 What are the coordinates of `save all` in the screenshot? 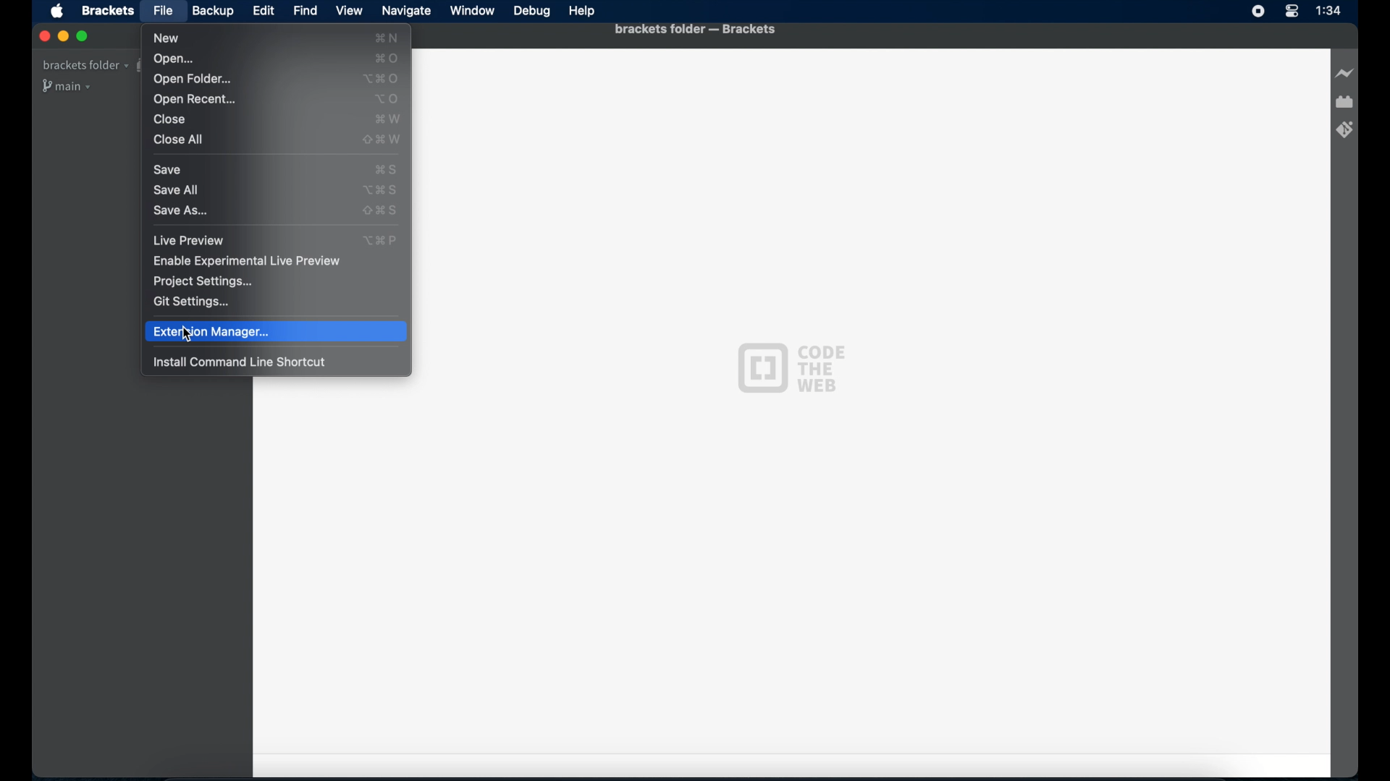 It's located at (176, 190).